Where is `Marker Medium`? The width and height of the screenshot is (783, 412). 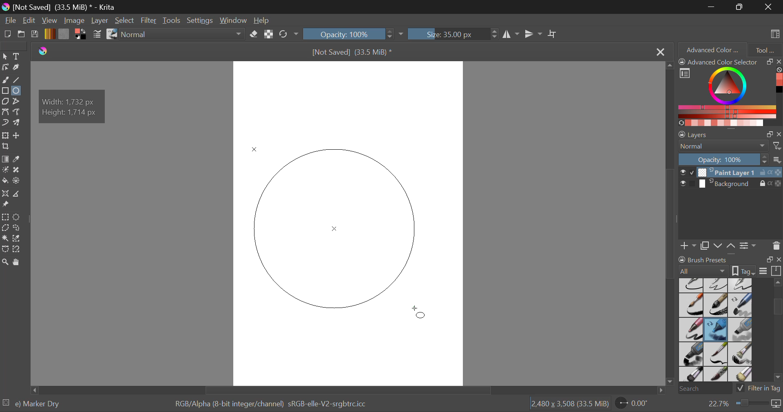 Marker Medium is located at coordinates (741, 330).